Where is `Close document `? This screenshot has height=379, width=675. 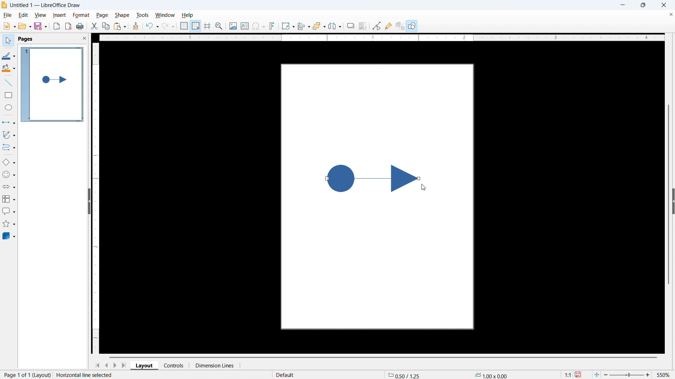
Close document  is located at coordinates (670, 14).